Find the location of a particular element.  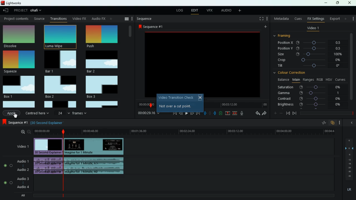

Apply is located at coordinates (12, 113).